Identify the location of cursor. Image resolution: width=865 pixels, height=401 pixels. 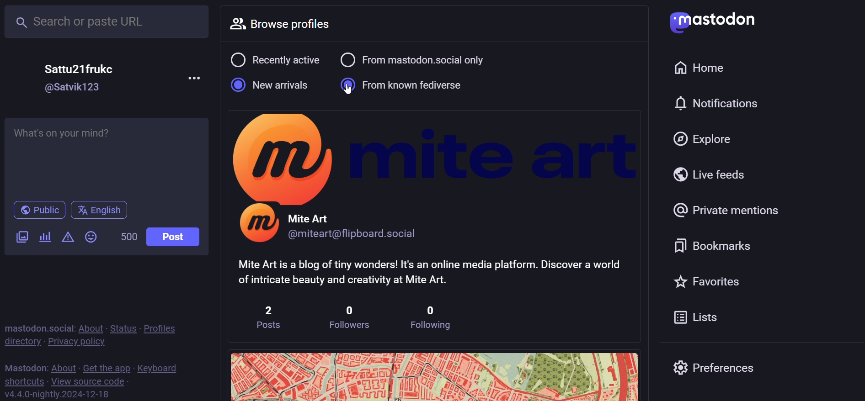
(350, 93).